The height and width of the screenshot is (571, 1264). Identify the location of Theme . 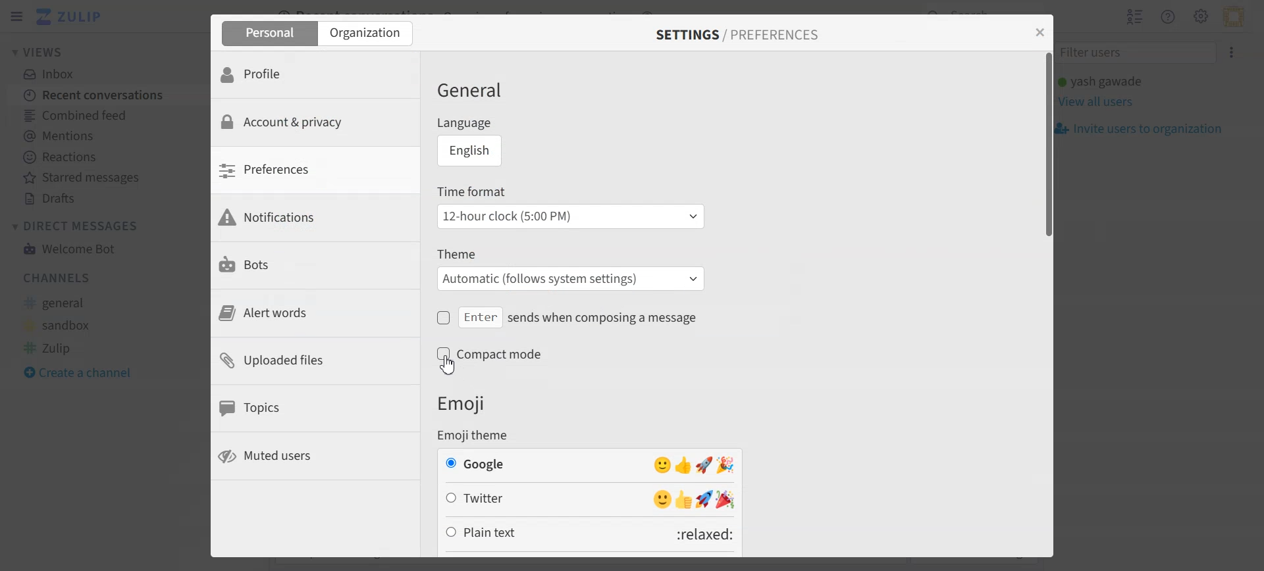
(572, 255).